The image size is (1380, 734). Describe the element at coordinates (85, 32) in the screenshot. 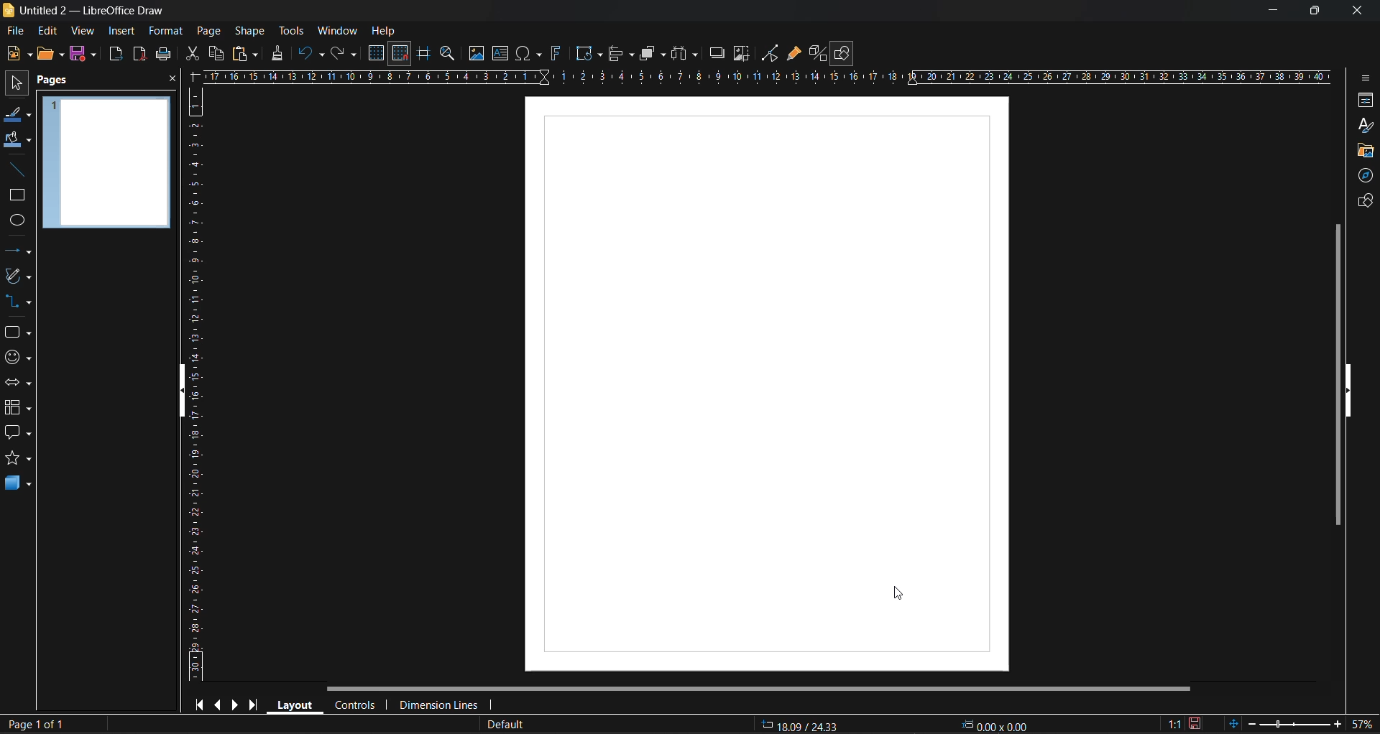

I see `view` at that location.